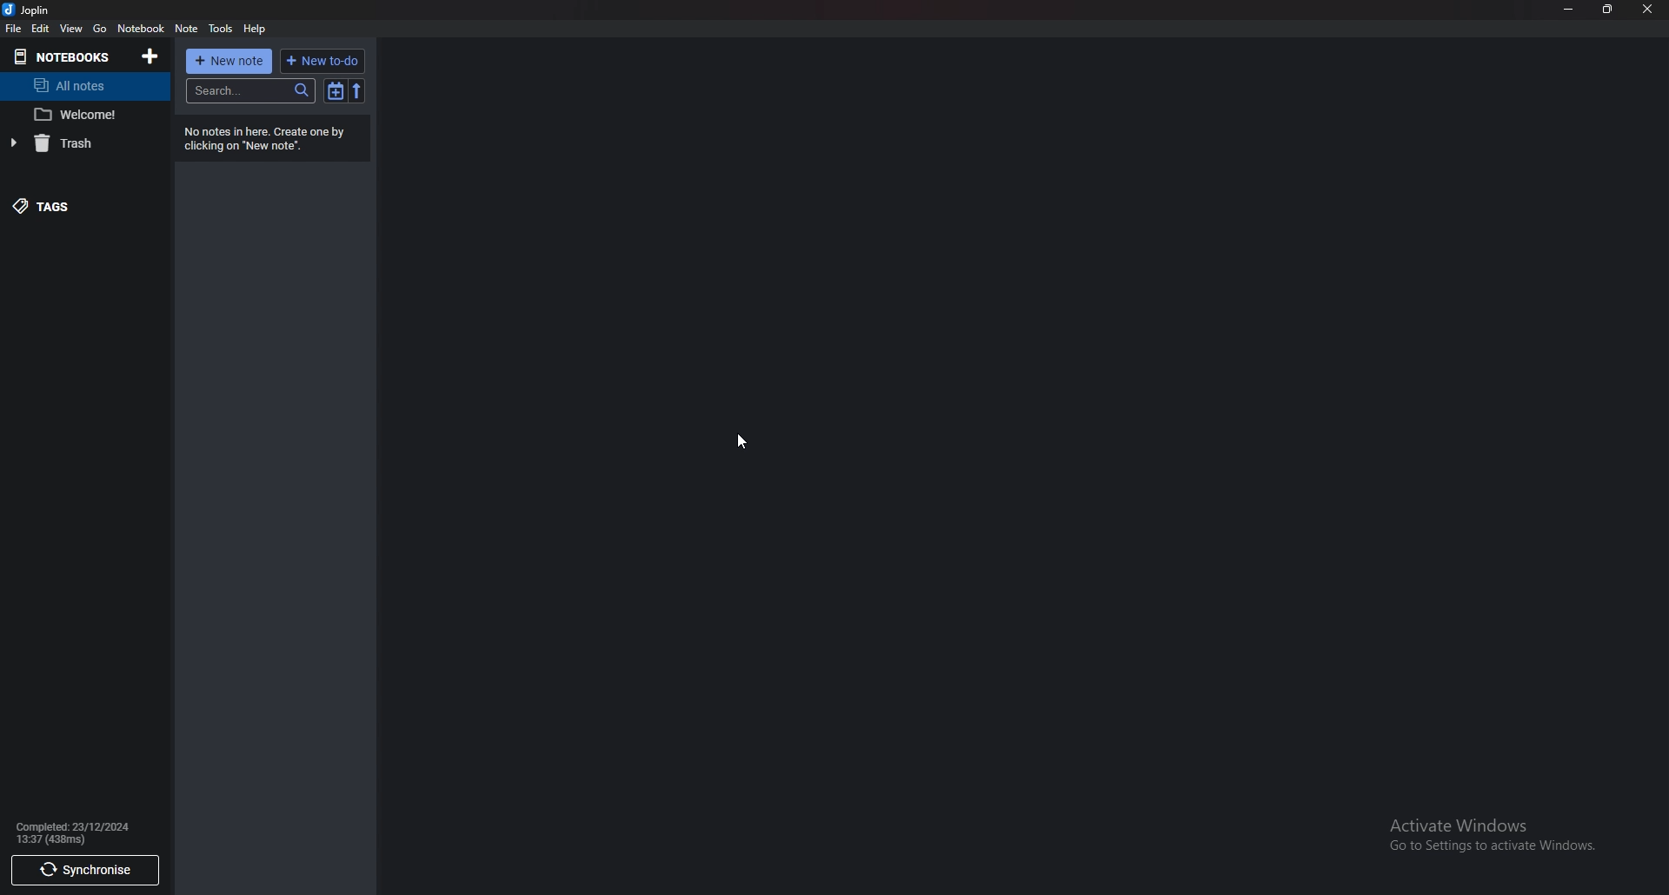 The width and height of the screenshot is (1669, 895). I want to click on Reverse sort order, so click(357, 90).